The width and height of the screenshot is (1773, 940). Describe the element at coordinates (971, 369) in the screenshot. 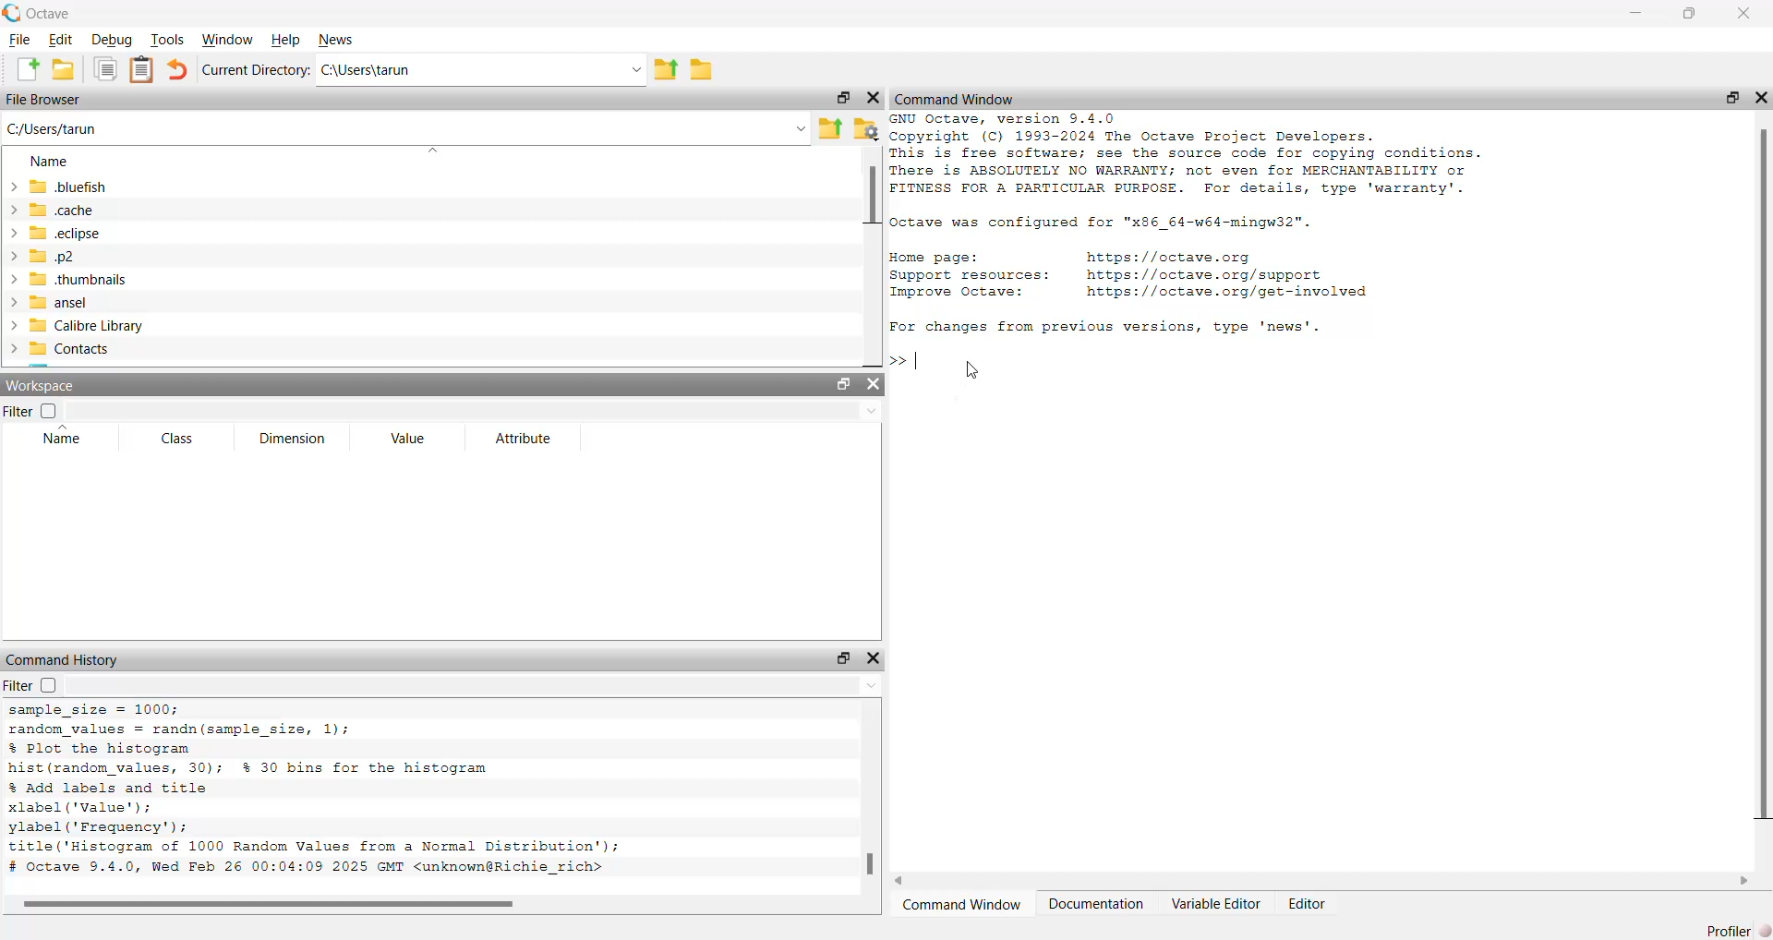

I see `cursor` at that location.